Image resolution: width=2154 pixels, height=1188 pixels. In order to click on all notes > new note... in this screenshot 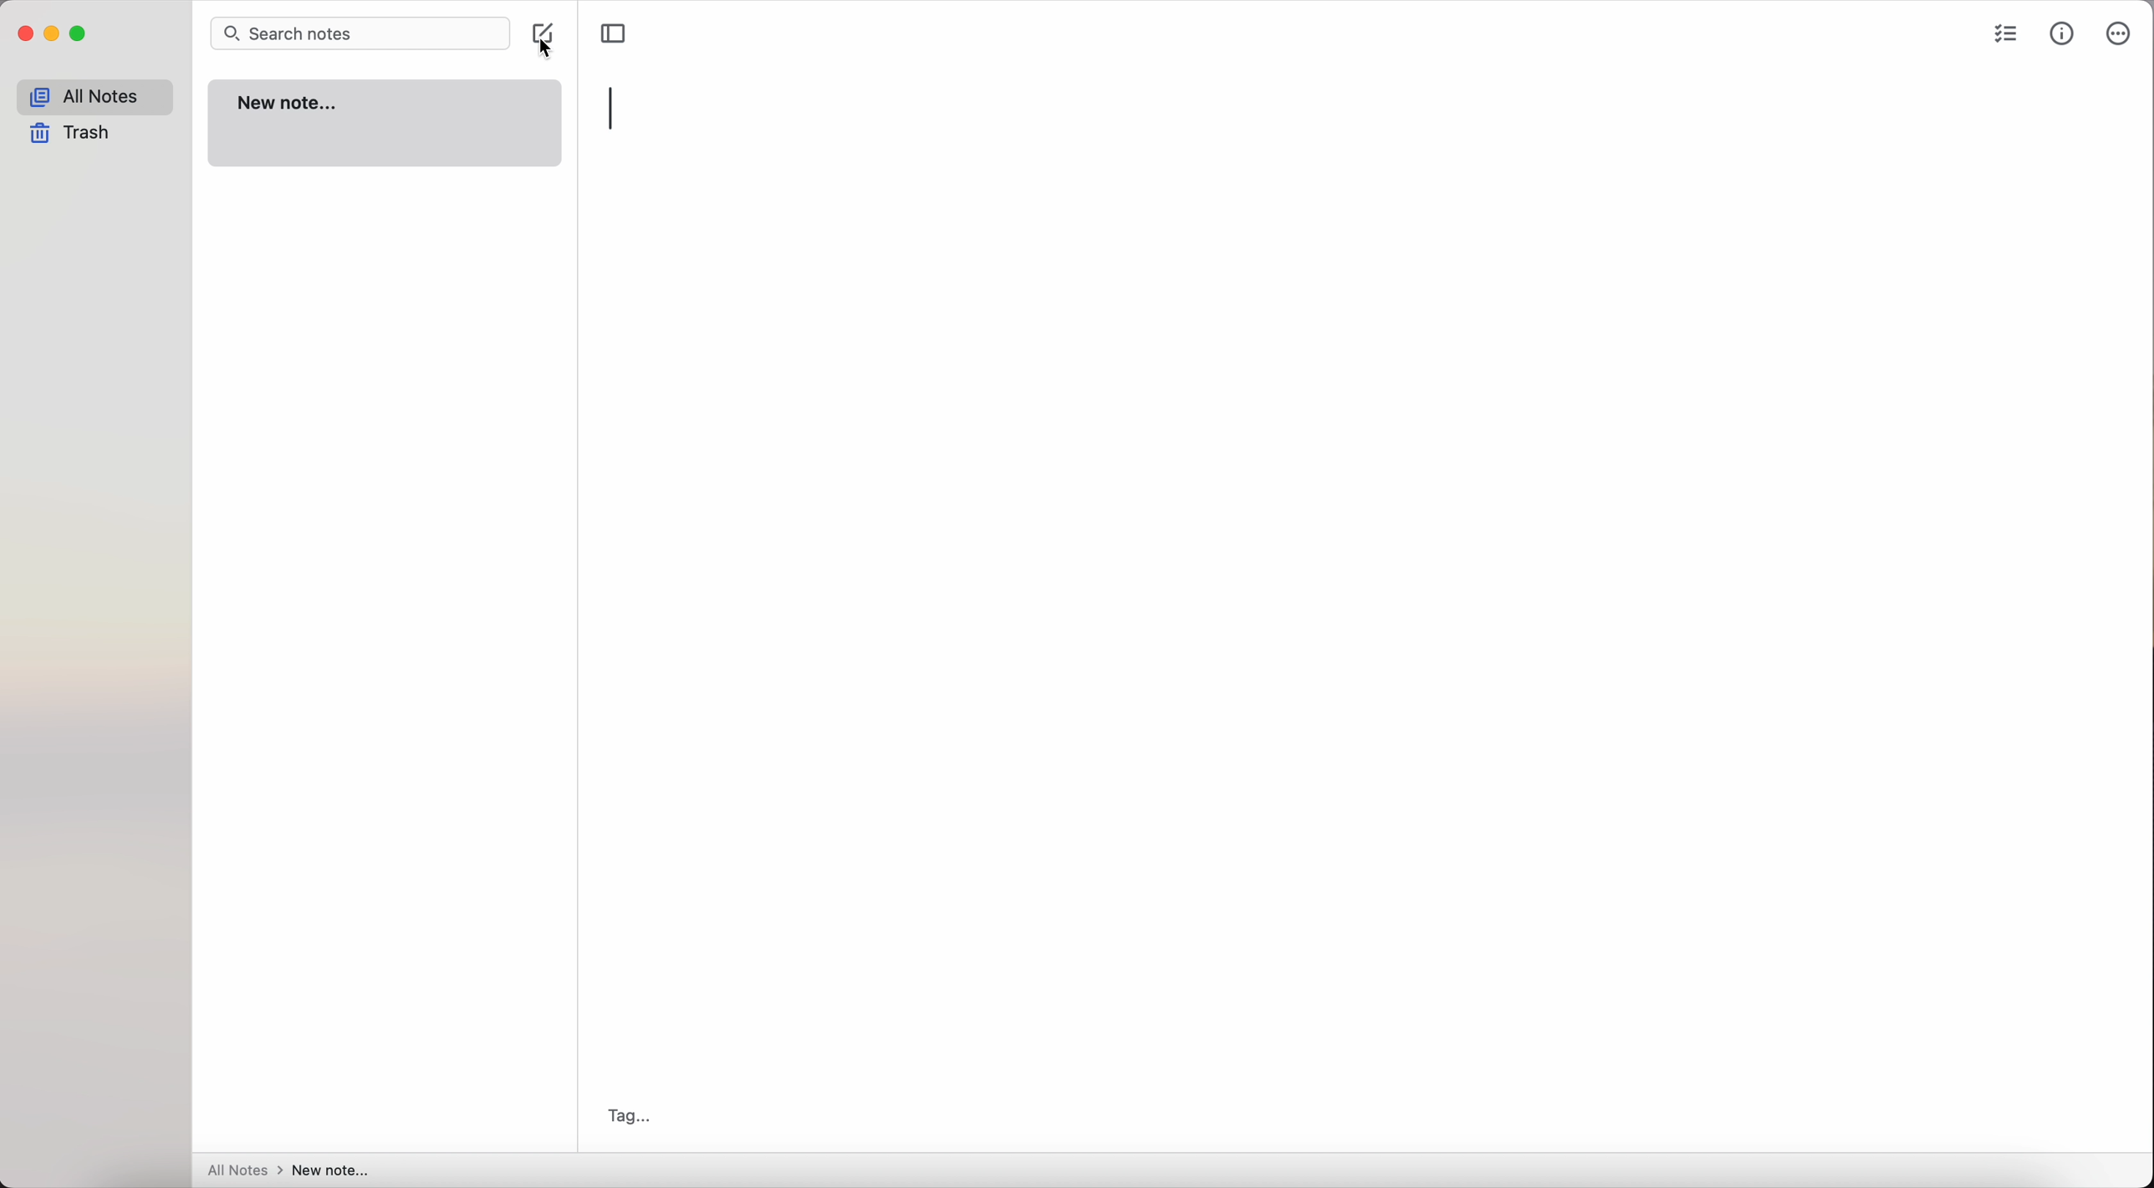, I will do `click(288, 1170)`.